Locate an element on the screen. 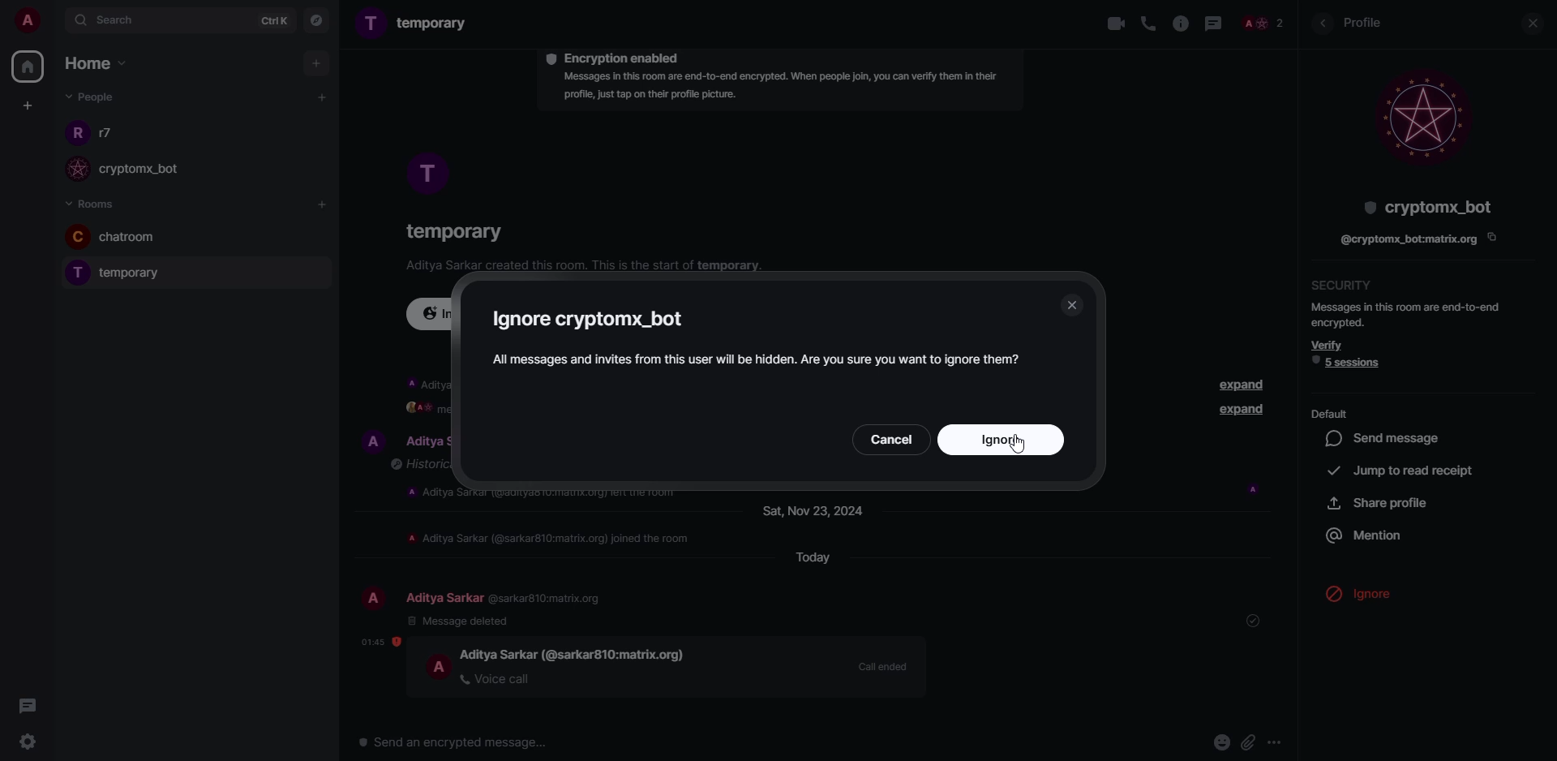 The image size is (1557, 761). ignore is located at coordinates (1379, 593).